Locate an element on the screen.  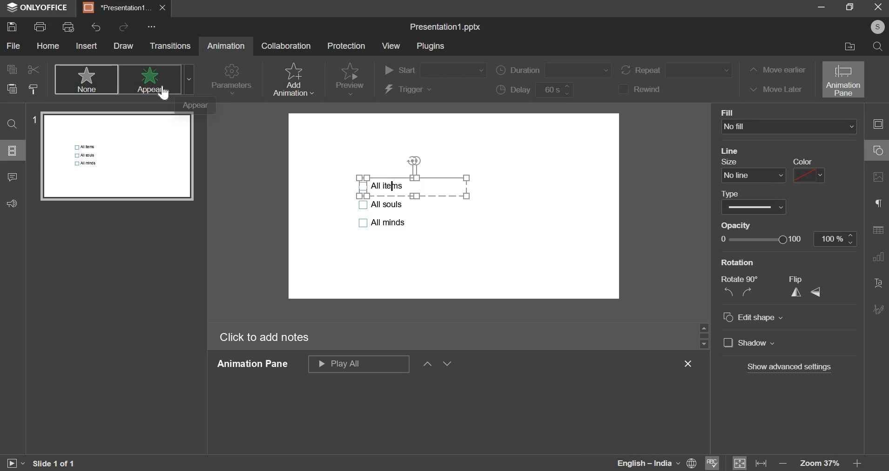
opacity slider is located at coordinates (788, 240).